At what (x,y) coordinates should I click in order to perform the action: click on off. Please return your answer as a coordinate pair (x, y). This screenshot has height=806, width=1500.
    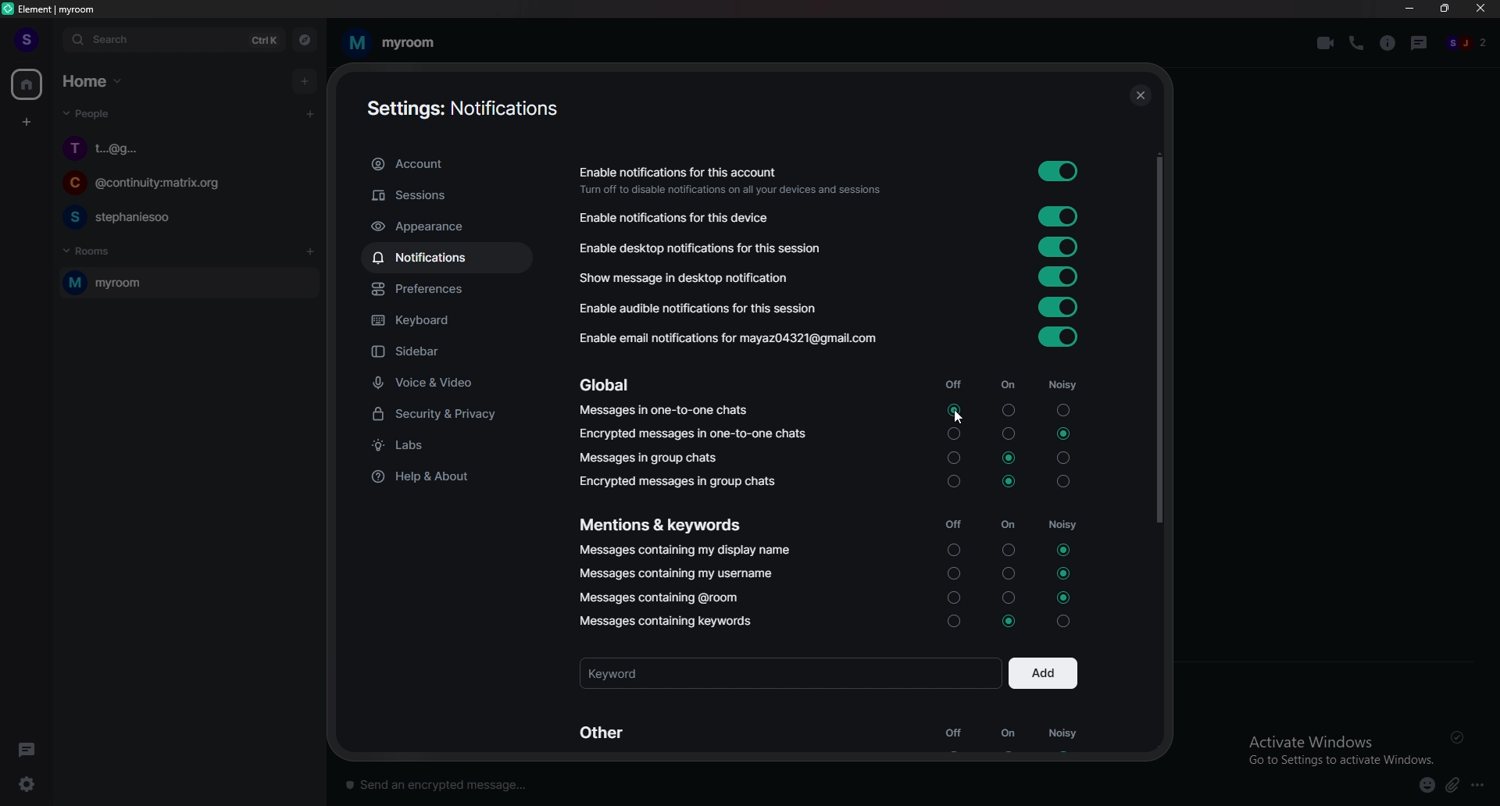
    Looking at the image, I should click on (952, 733).